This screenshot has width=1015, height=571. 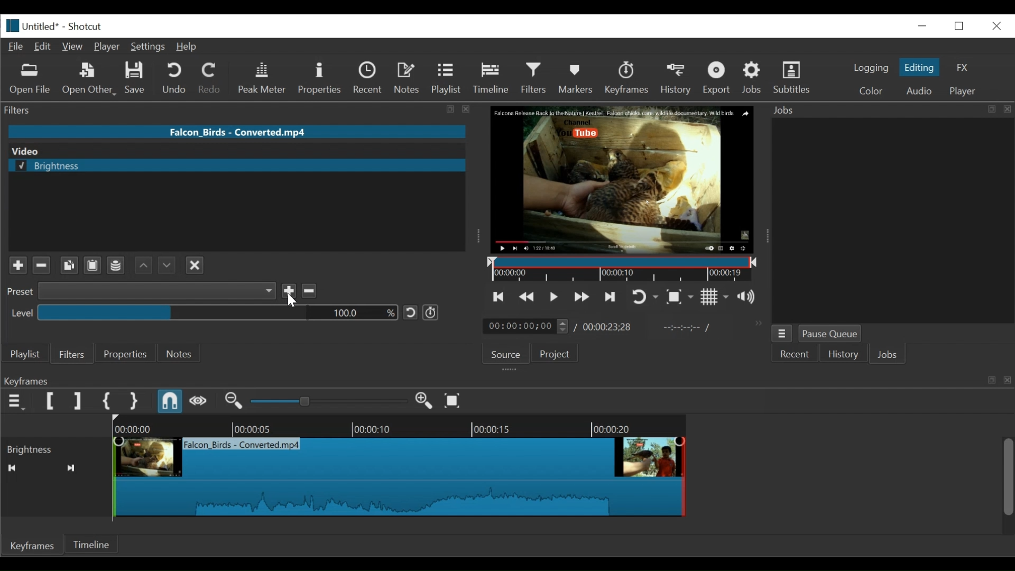 I want to click on Zoom keyframe out, so click(x=234, y=401).